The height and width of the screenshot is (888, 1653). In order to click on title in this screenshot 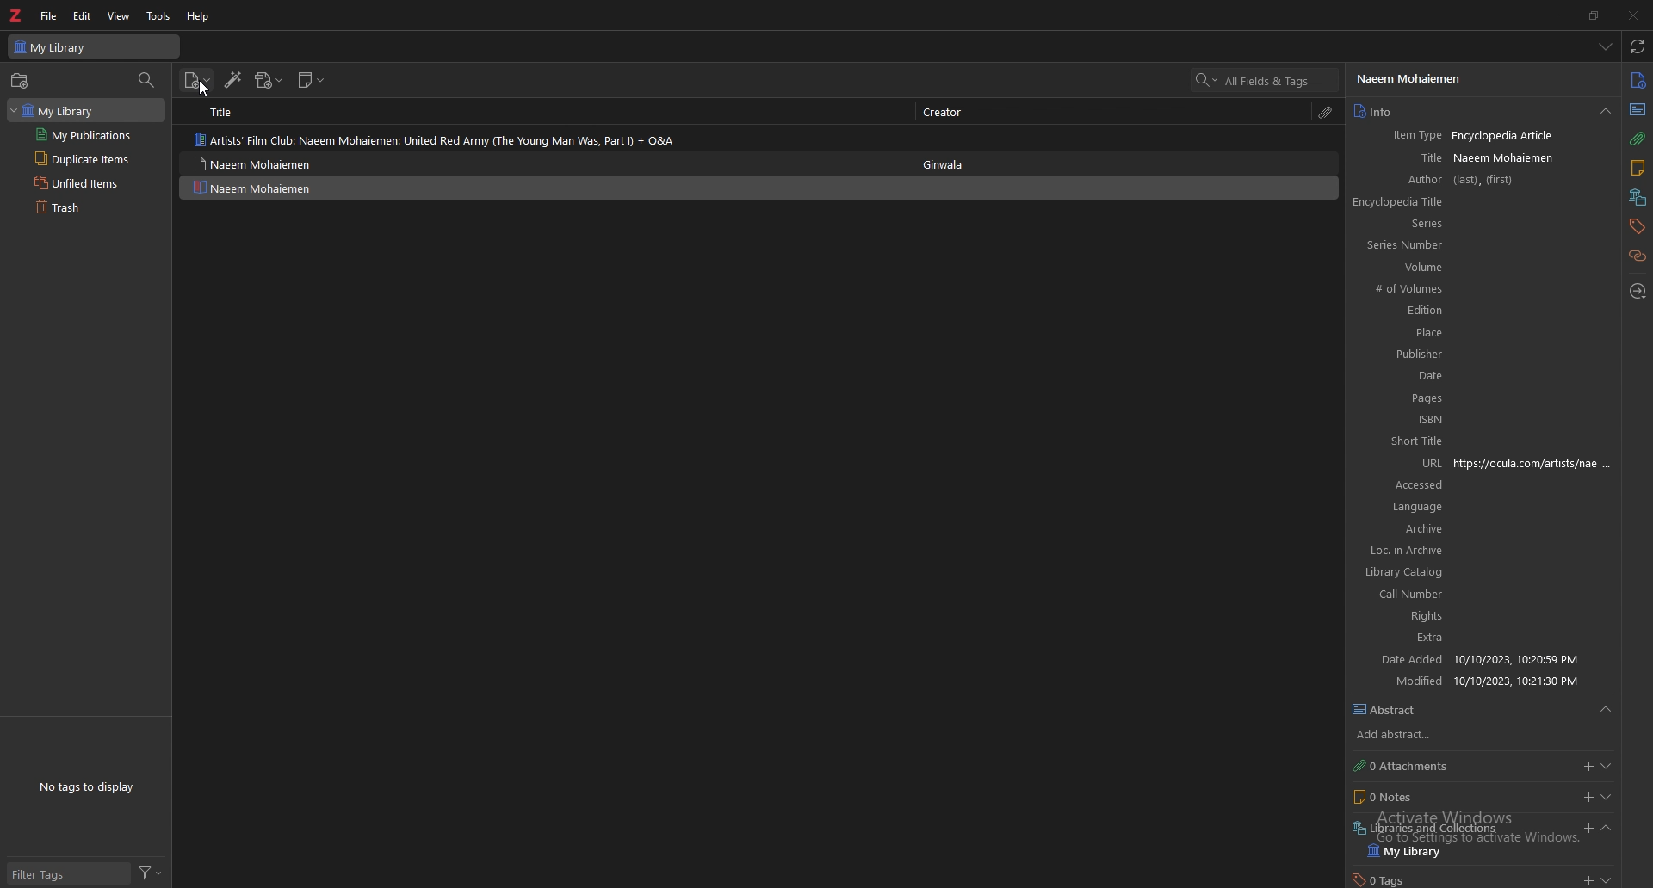, I will do `click(226, 111)`.